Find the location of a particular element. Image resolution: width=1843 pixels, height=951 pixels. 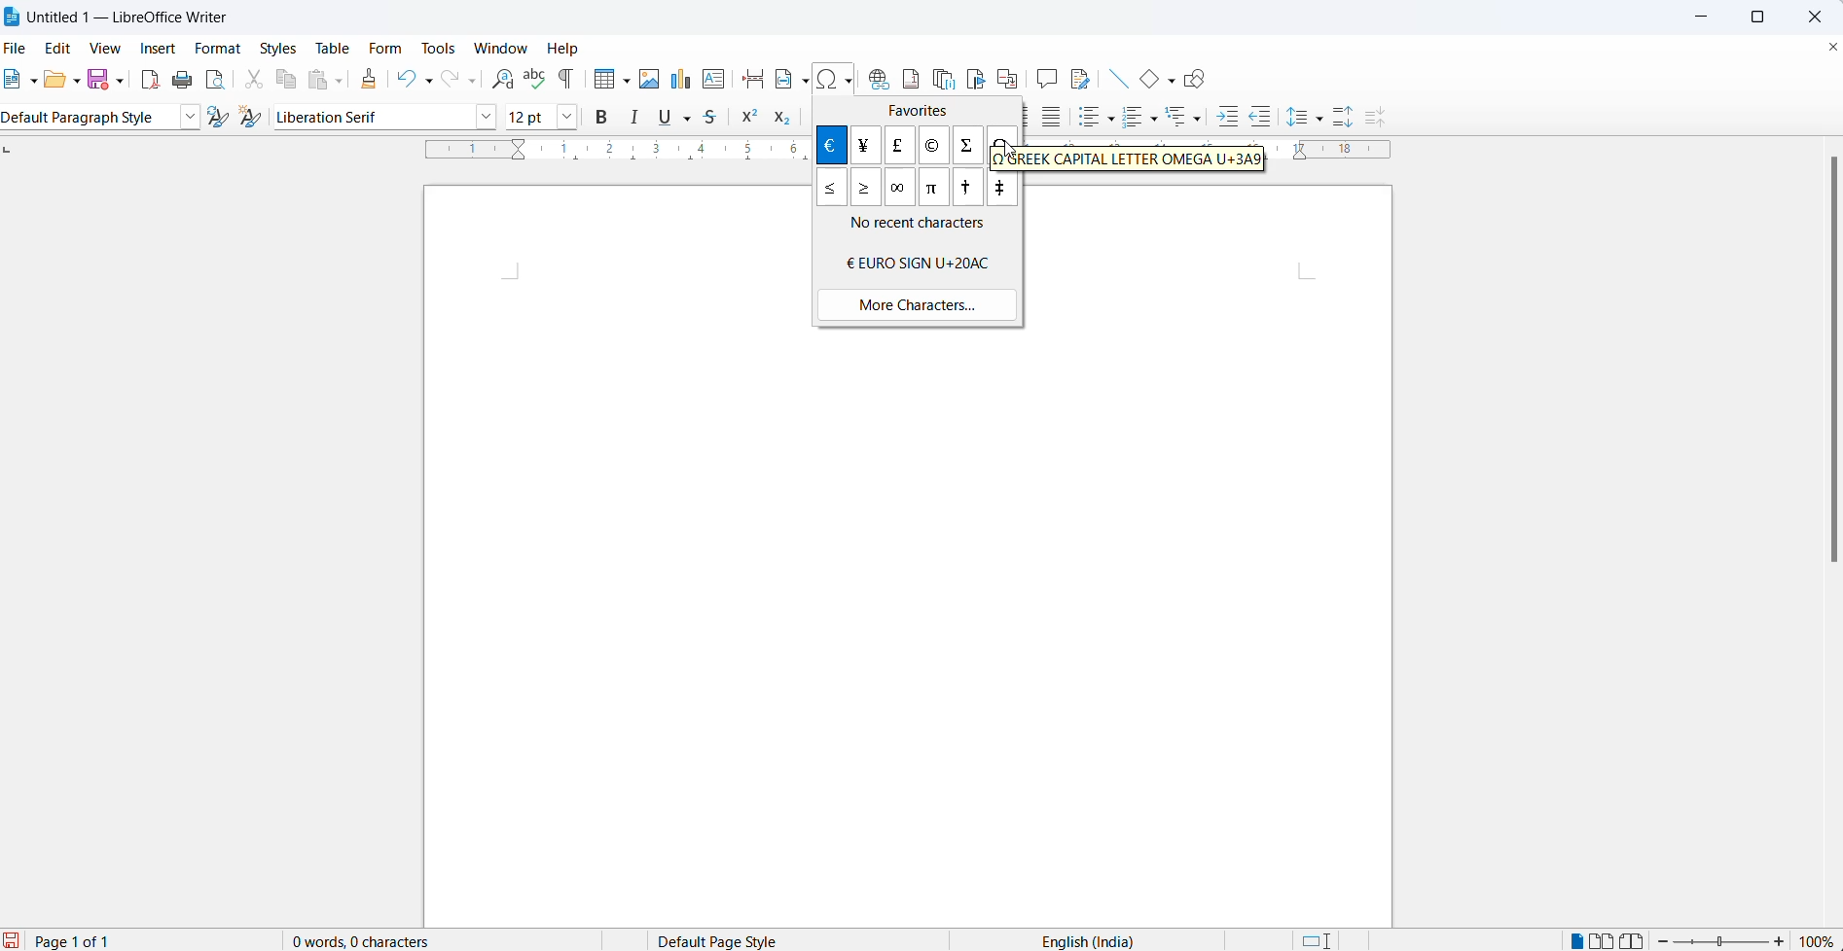

multi page view is located at coordinates (1606, 939).